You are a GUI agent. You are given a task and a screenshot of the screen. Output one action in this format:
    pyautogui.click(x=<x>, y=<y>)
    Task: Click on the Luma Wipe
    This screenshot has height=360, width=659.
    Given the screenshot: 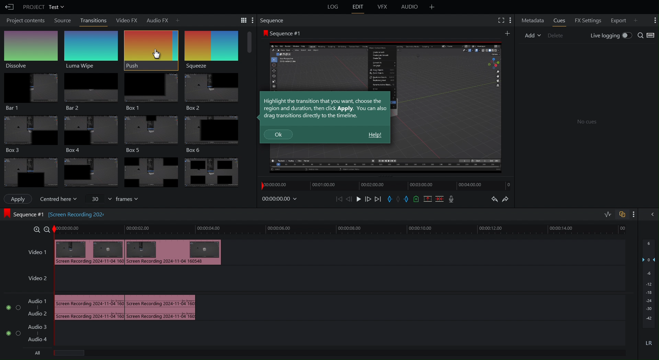 What is the action you would take?
    pyautogui.click(x=92, y=49)
    